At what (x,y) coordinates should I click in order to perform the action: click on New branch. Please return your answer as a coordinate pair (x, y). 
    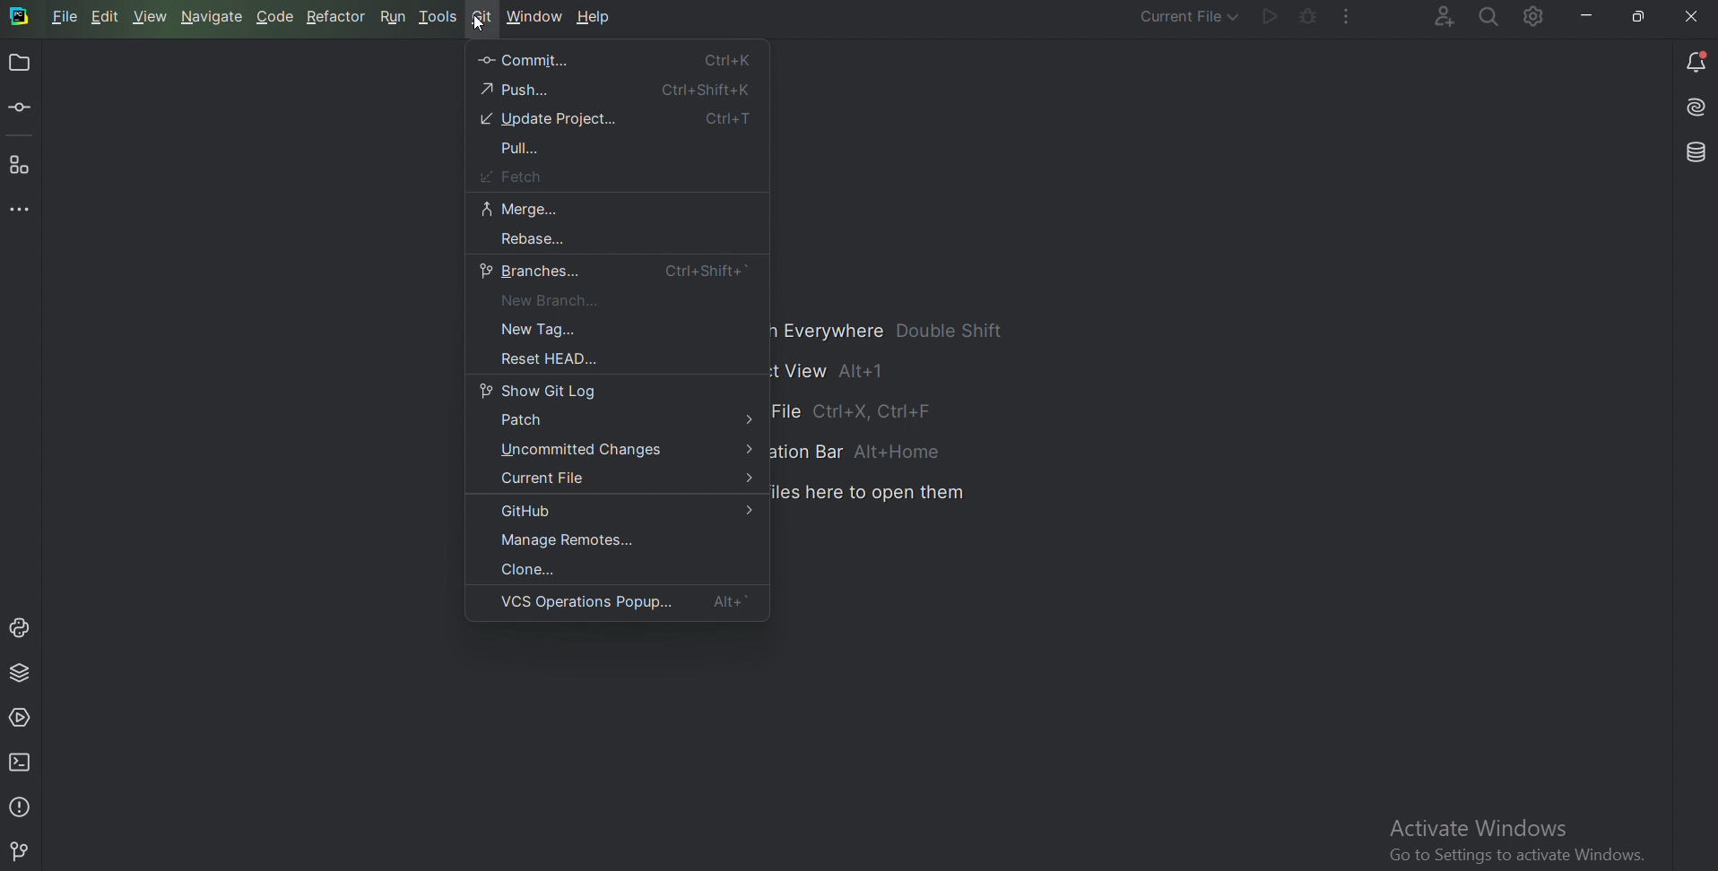
    Looking at the image, I should click on (547, 300).